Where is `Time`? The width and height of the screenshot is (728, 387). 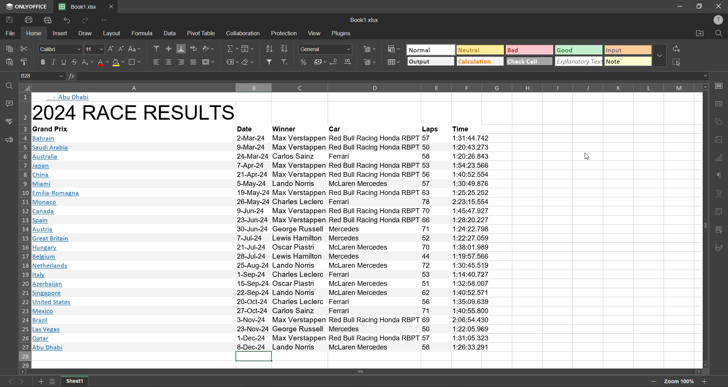 Time is located at coordinates (464, 129).